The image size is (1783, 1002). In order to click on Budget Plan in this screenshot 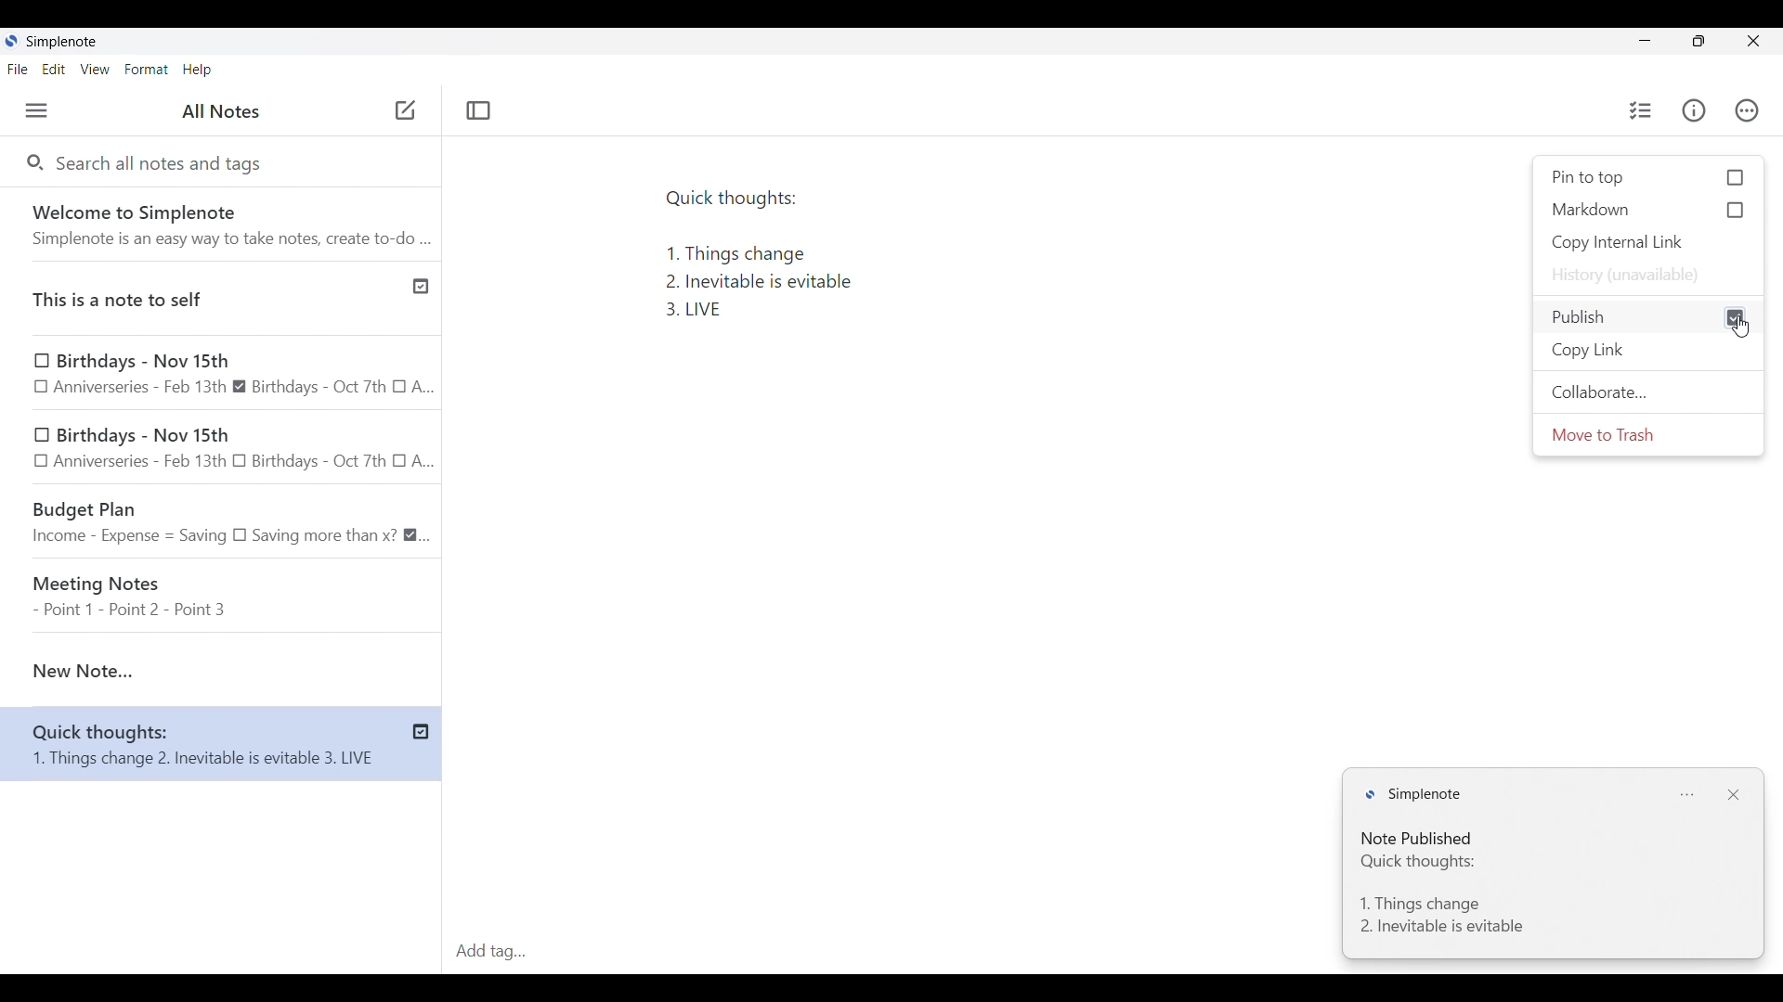, I will do `click(222, 519)`.